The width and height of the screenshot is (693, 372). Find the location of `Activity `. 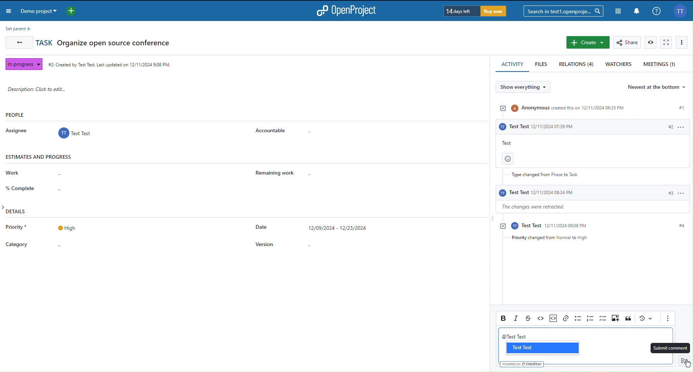

Activity  is located at coordinates (590, 171).